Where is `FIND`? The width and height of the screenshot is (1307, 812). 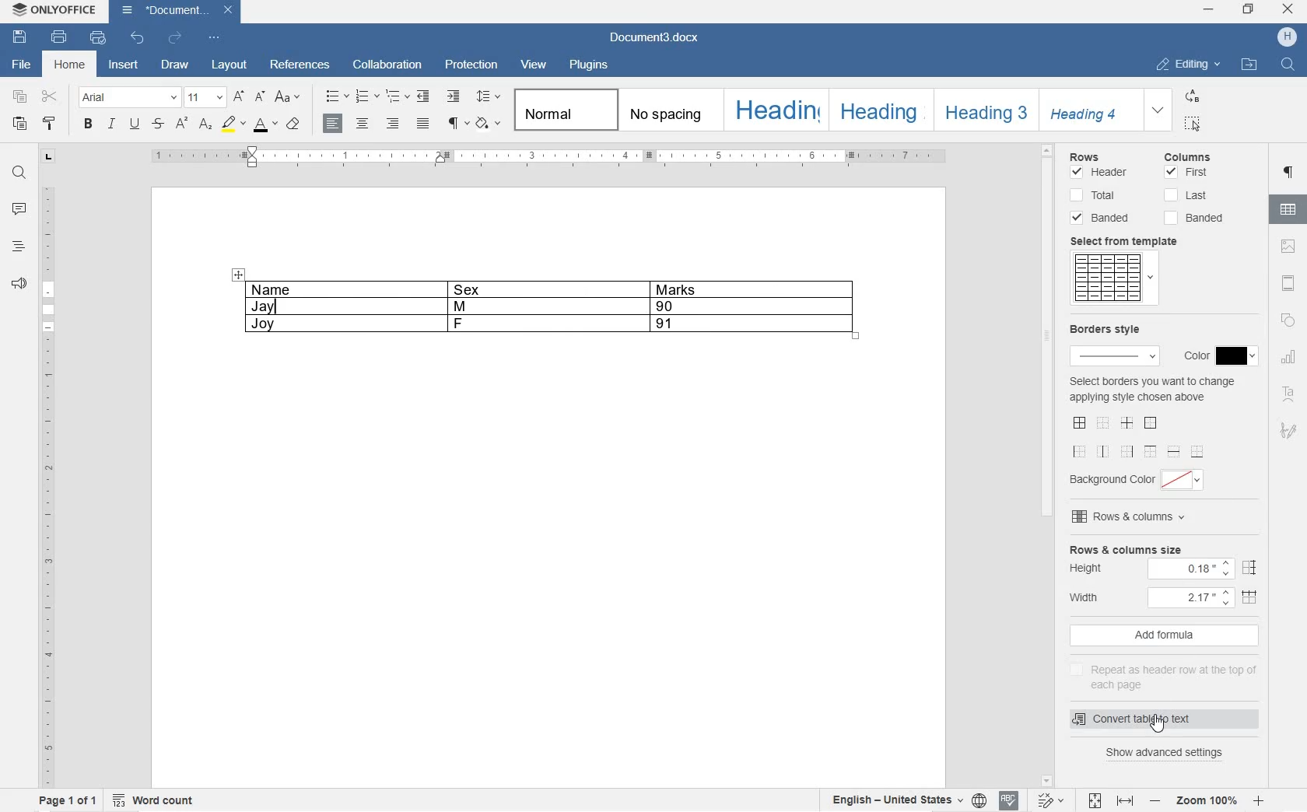 FIND is located at coordinates (18, 175).